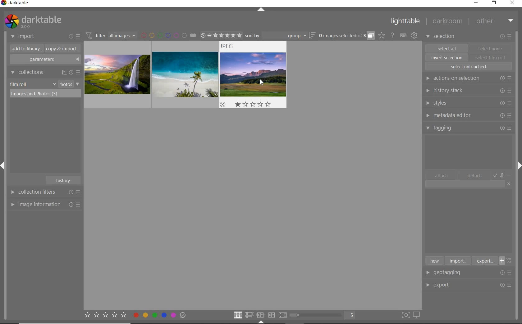 This screenshot has height=324, width=522. What do you see at coordinates (434, 260) in the screenshot?
I see `new` at bounding box center [434, 260].